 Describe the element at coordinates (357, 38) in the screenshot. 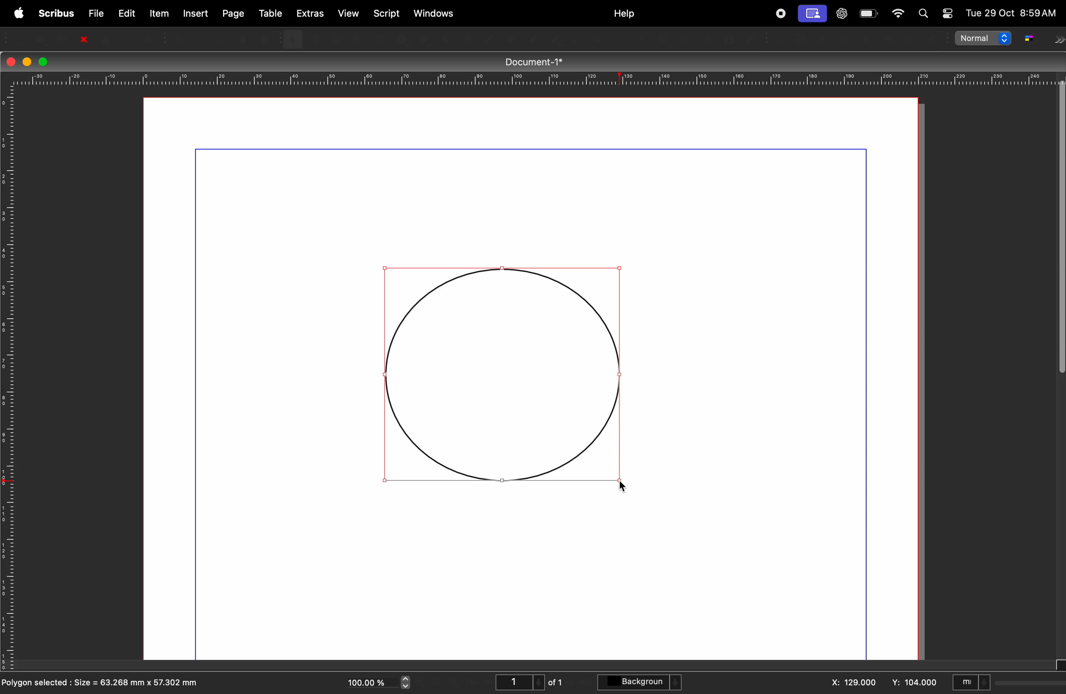

I see `Render frame` at that location.